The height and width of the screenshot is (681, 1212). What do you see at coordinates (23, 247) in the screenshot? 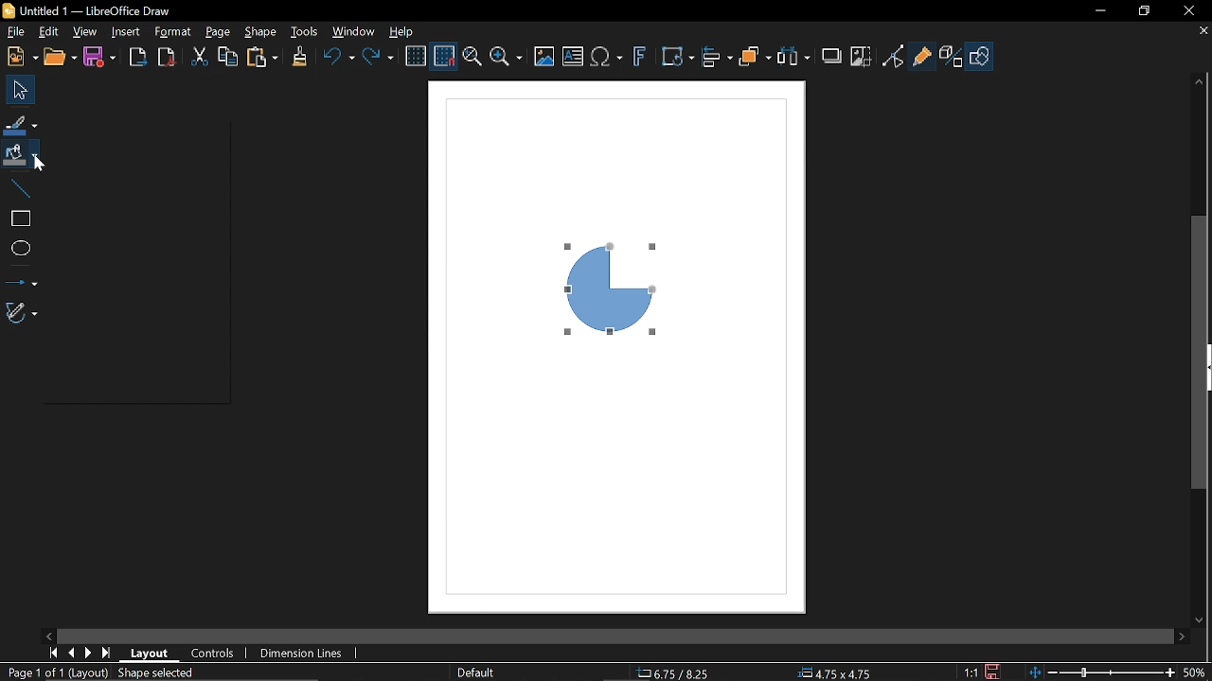
I see `Ellipse` at bounding box center [23, 247].